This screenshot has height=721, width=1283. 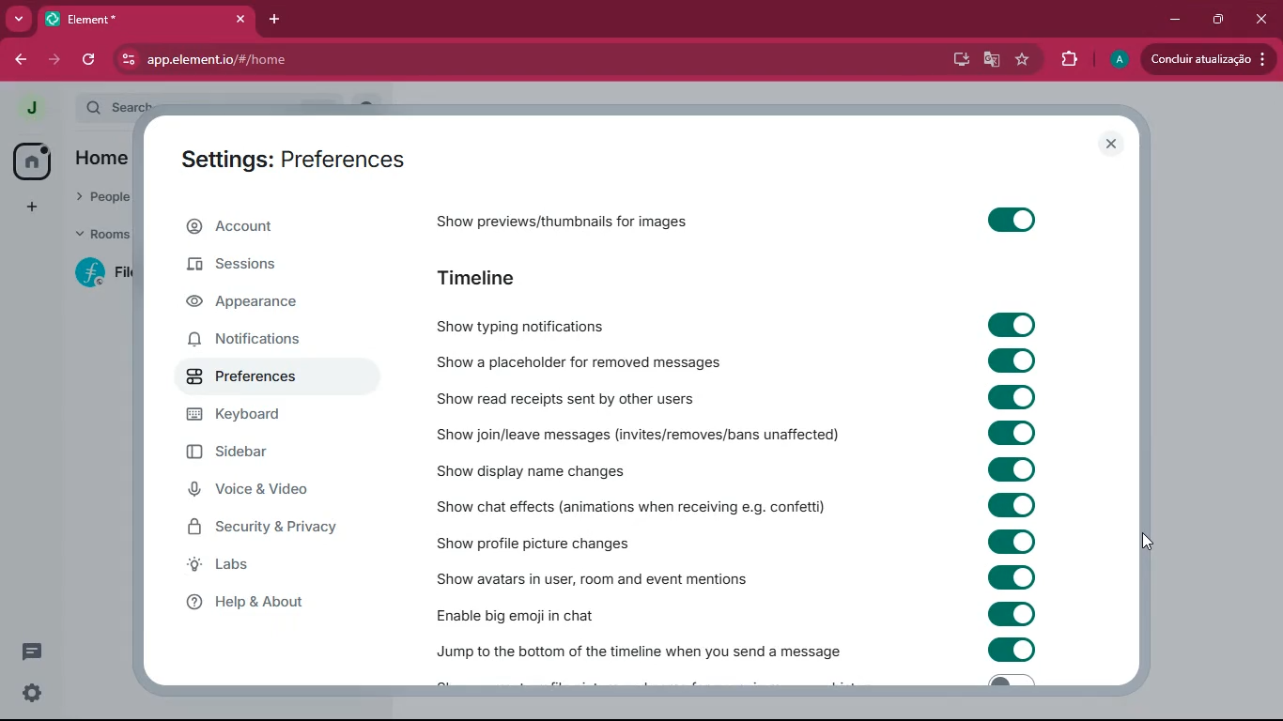 What do you see at coordinates (1220, 19) in the screenshot?
I see `restore down ` at bounding box center [1220, 19].